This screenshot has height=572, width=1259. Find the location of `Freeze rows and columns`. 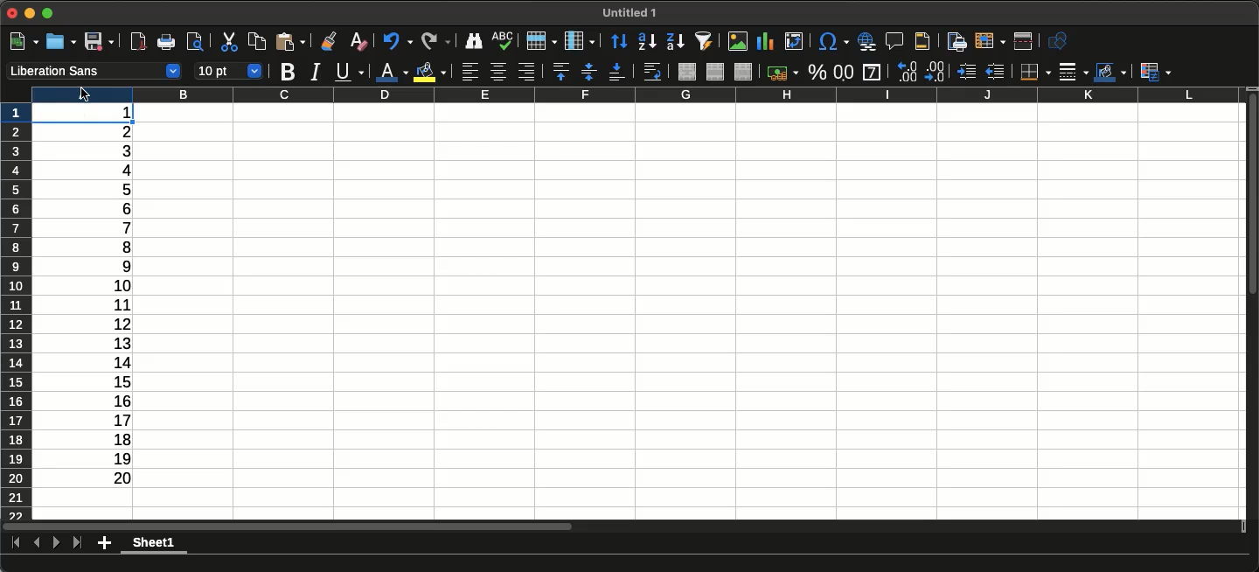

Freeze rows and columns is located at coordinates (991, 40).